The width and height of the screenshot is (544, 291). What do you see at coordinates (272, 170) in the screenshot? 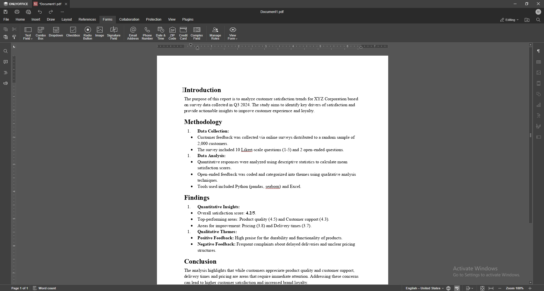
I see `document` at bounding box center [272, 170].